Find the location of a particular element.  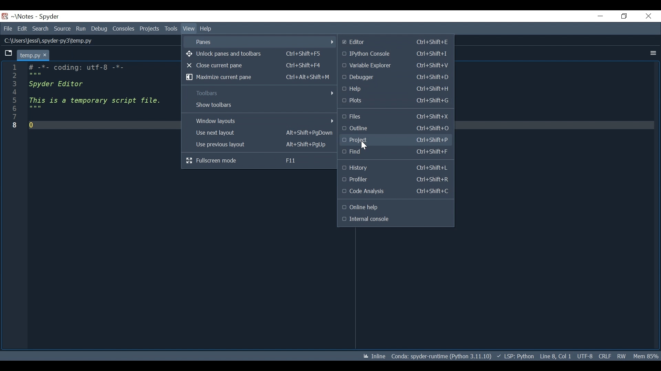

Toggle between inline and interactive Matplotlib plotting is located at coordinates (375, 356).